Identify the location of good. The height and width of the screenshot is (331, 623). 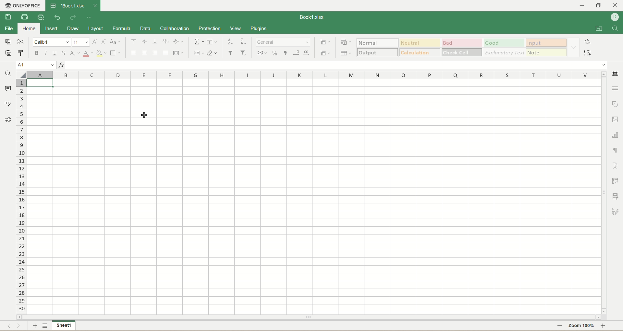
(503, 43).